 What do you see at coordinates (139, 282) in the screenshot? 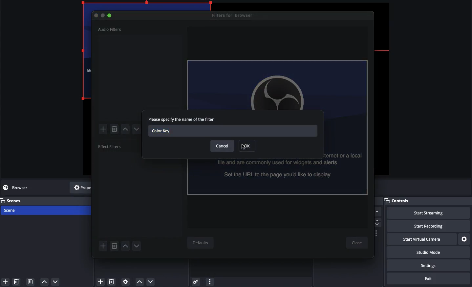
I see `Move up` at bounding box center [139, 282].